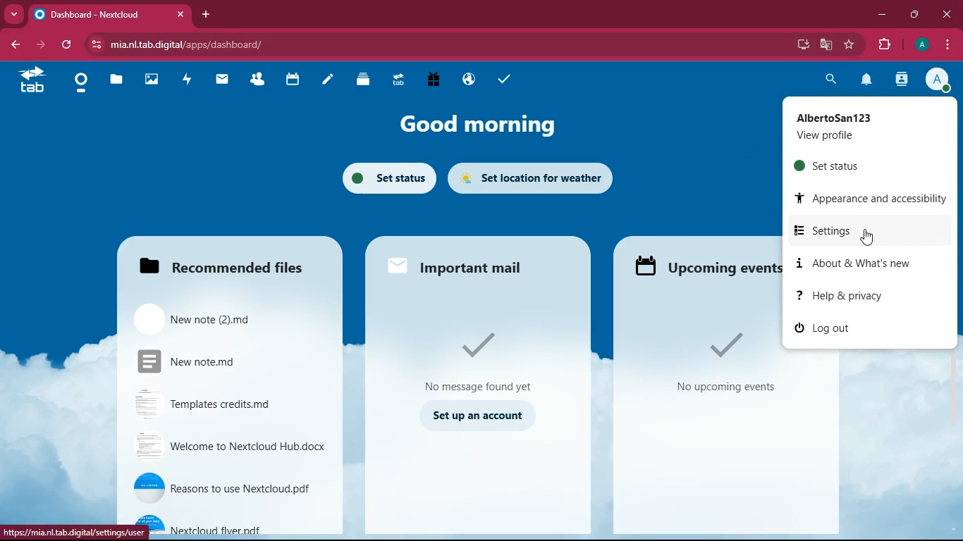 The height and width of the screenshot is (541, 963). What do you see at coordinates (259, 80) in the screenshot?
I see `Contacts` at bounding box center [259, 80].